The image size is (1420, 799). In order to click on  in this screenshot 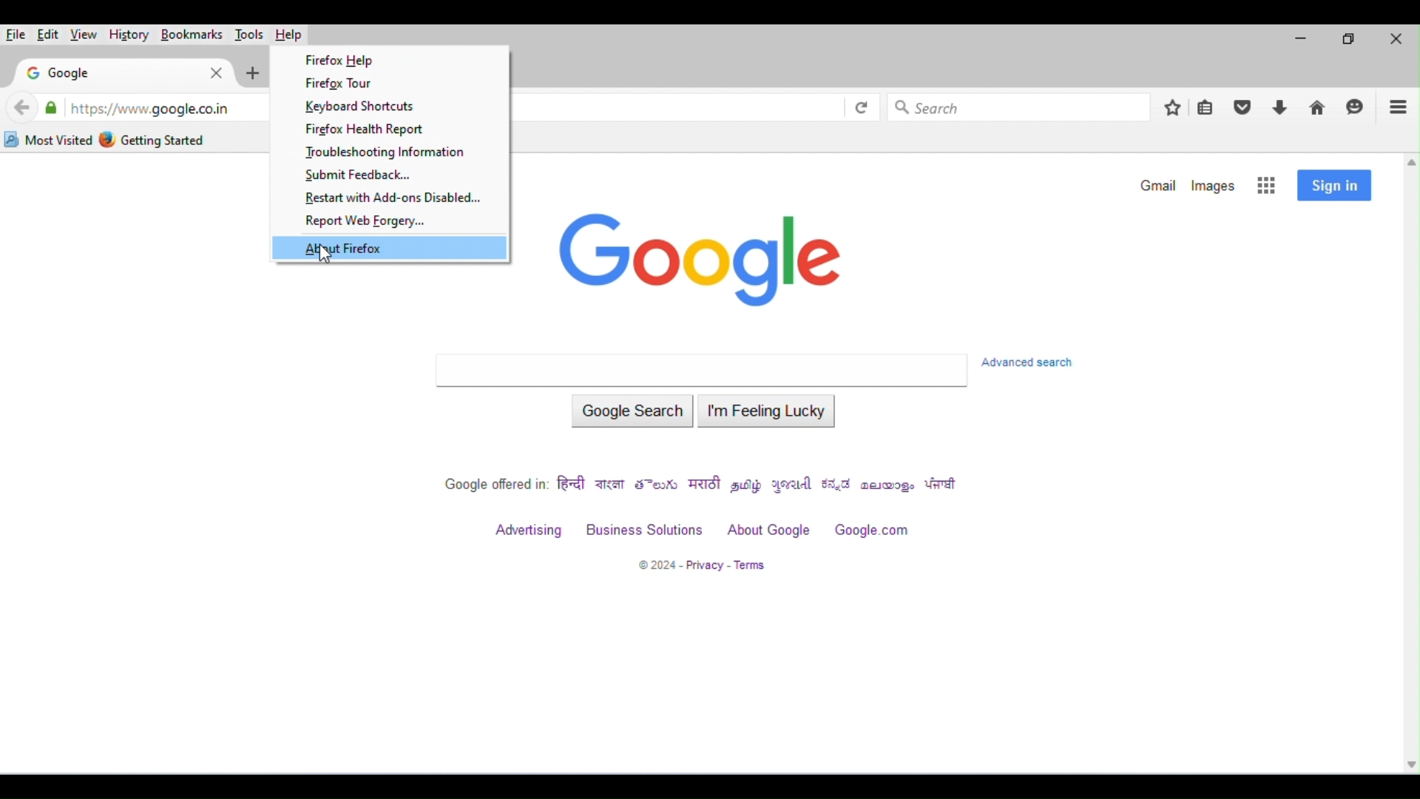, I will do `click(839, 486)`.